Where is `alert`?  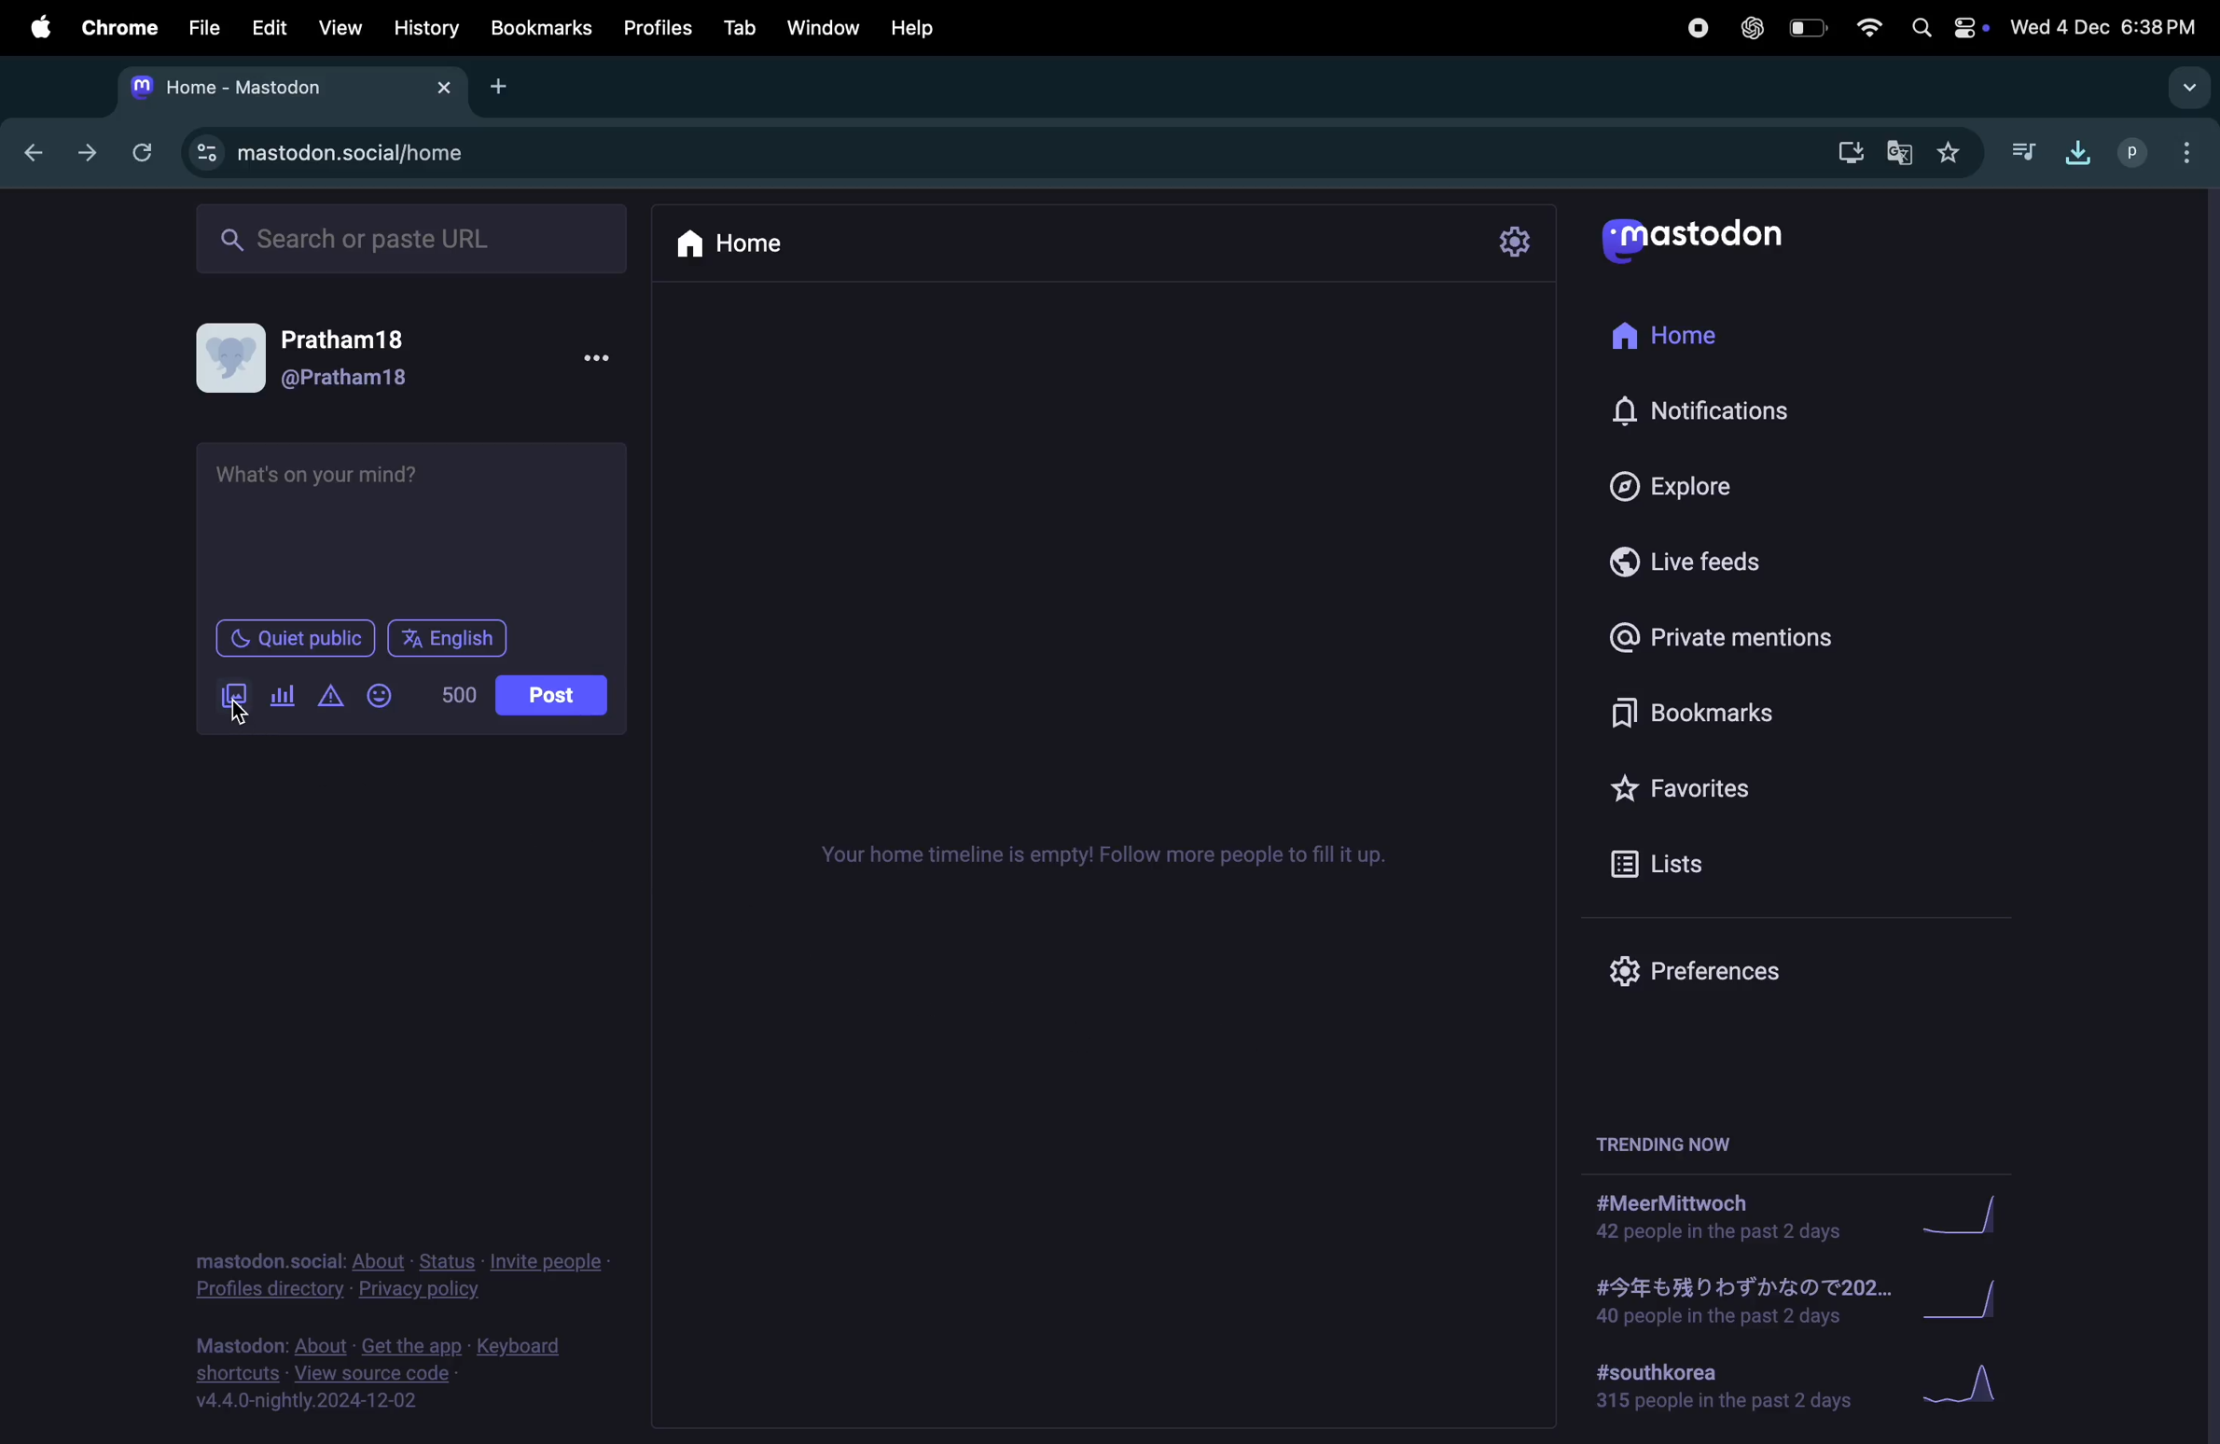 alert is located at coordinates (328, 695).